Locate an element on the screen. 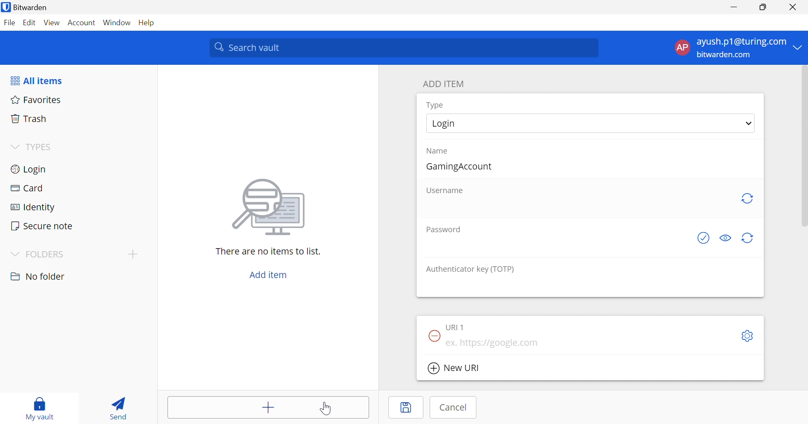 This screenshot has width=808, height=424. Cursor is located at coordinates (325, 409).